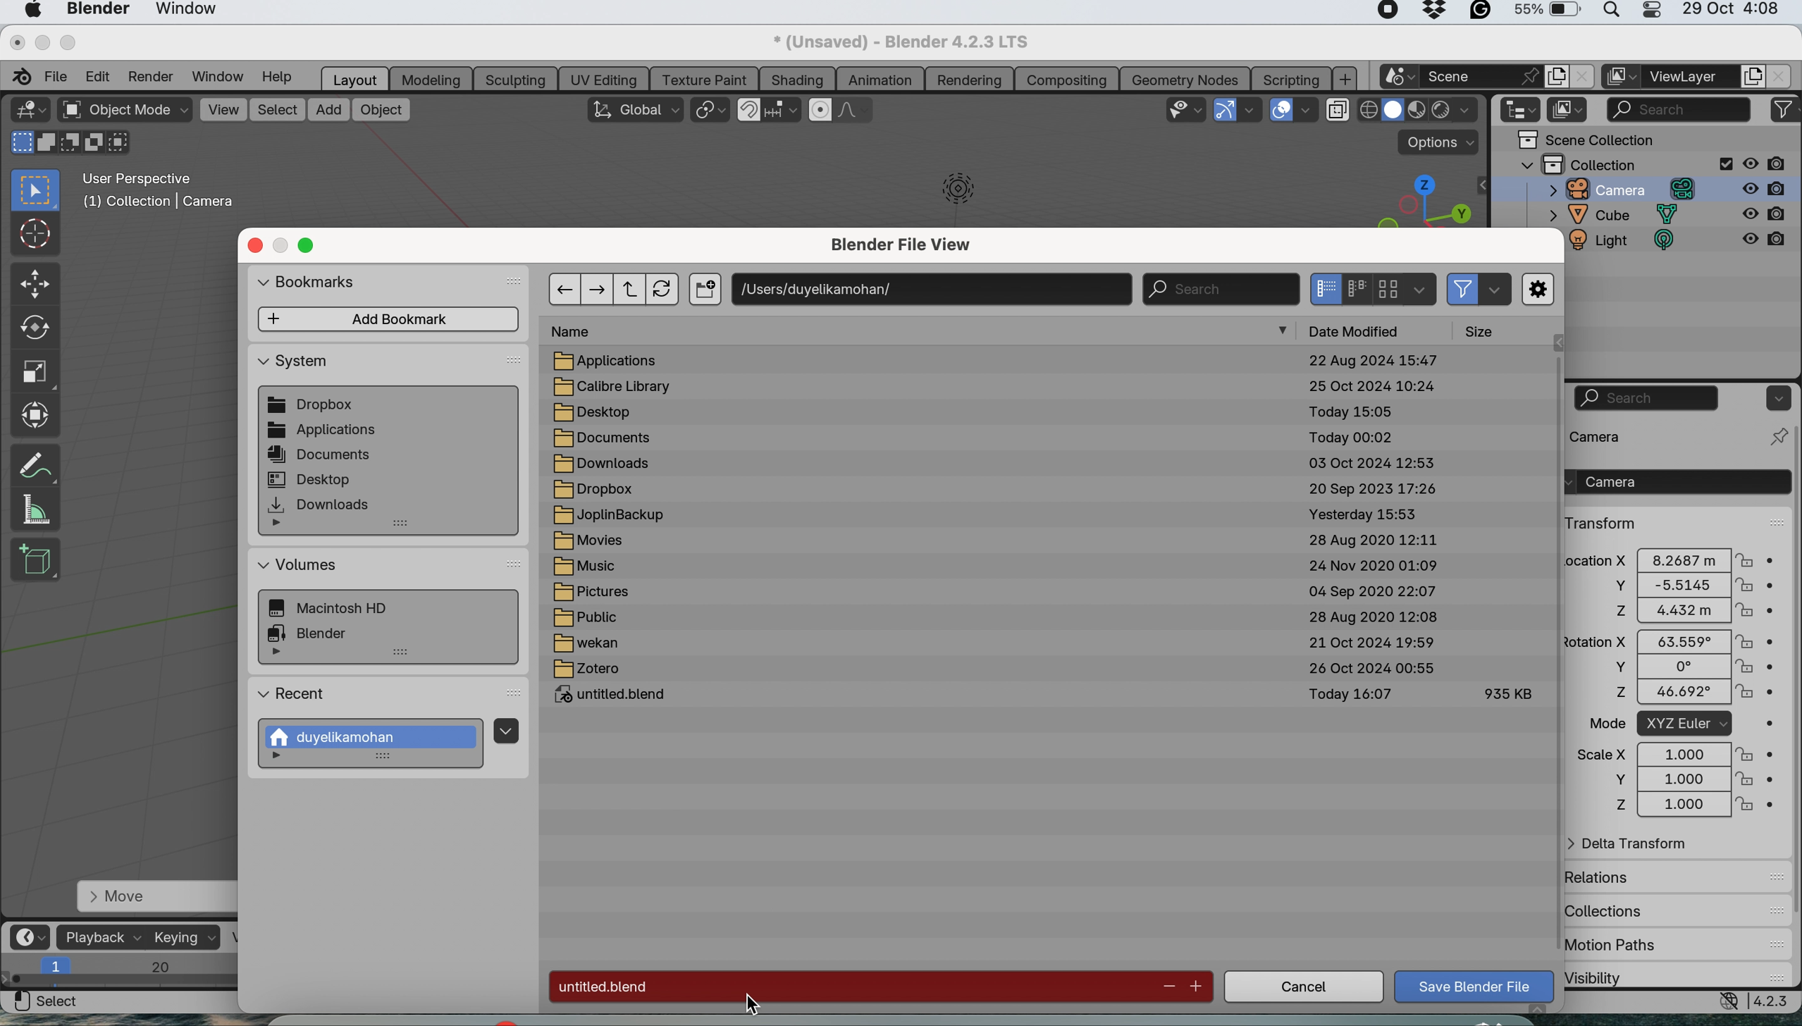 The image size is (1802, 1026). Describe the element at coordinates (617, 360) in the screenshot. I see `applications` at that location.